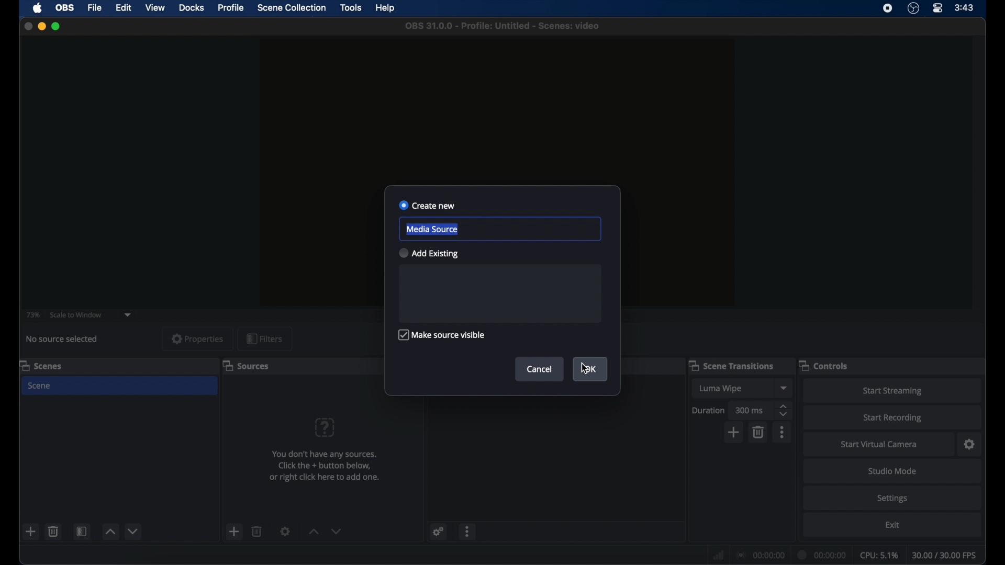 The width and height of the screenshot is (1005, 565). Describe the element at coordinates (41, 26) in the screenshot. I see `minimize` at that location.